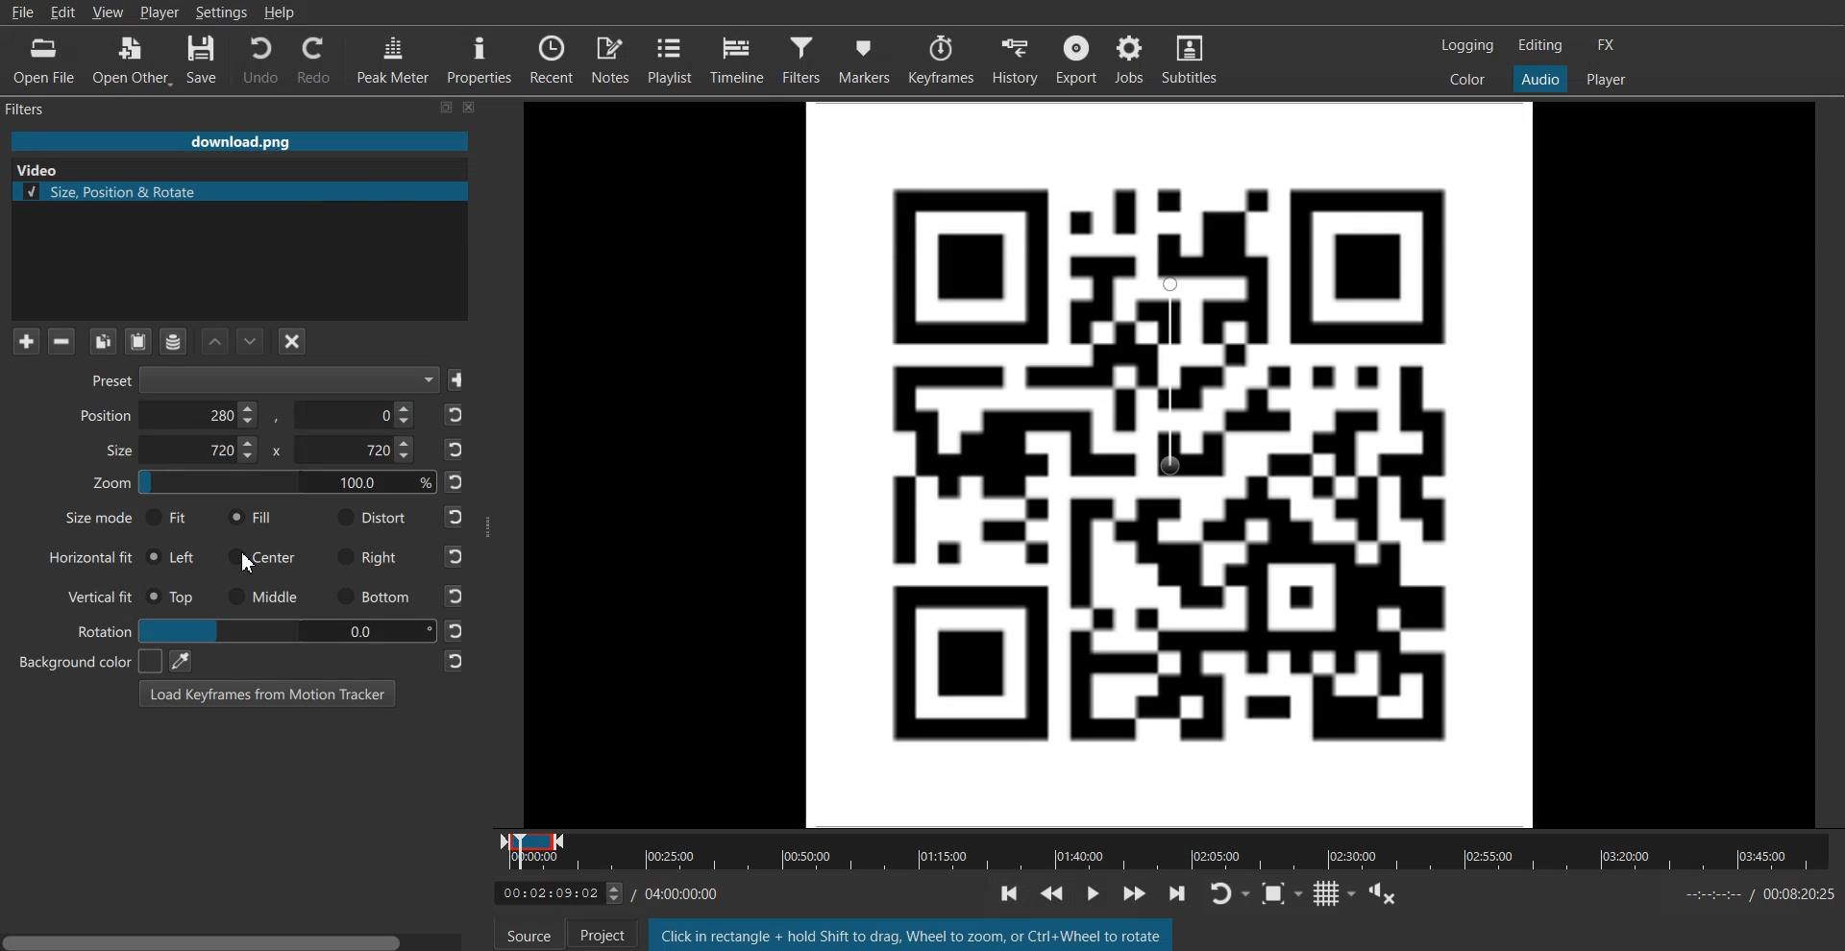 This screenshot has width=1845, height=951. Describe the element at coordinates (104, 341) in the screenshot. I see `Copy checked Filter` at that location.